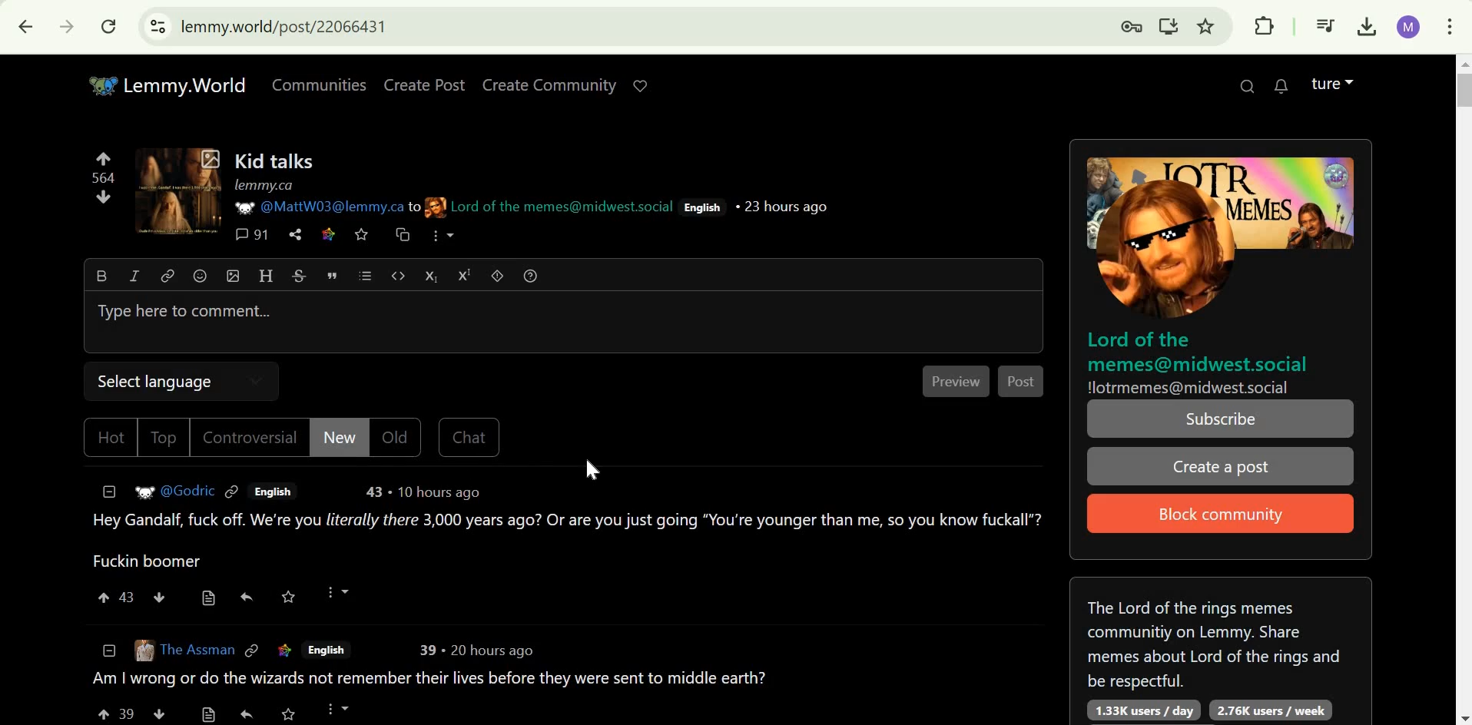  Describe the element at coordinates (199, 275) in the screenshot. I see `emoji` at that location.